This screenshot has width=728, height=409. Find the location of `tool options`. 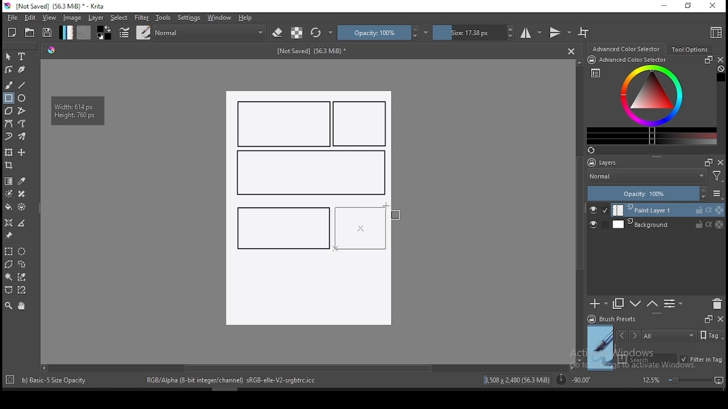

tool options is located at coordinates (690, 49).